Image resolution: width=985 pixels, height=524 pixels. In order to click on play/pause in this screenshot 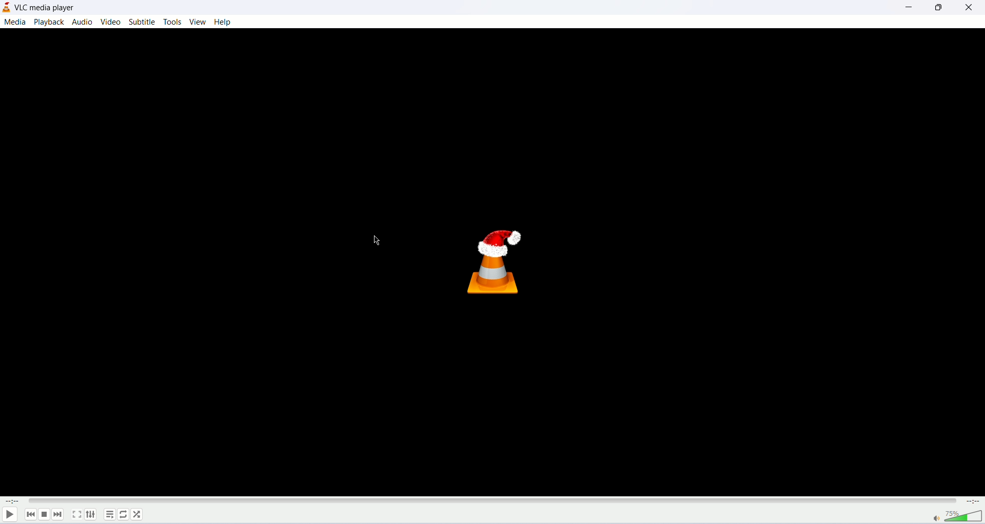, I will do `click(10, 516)`.